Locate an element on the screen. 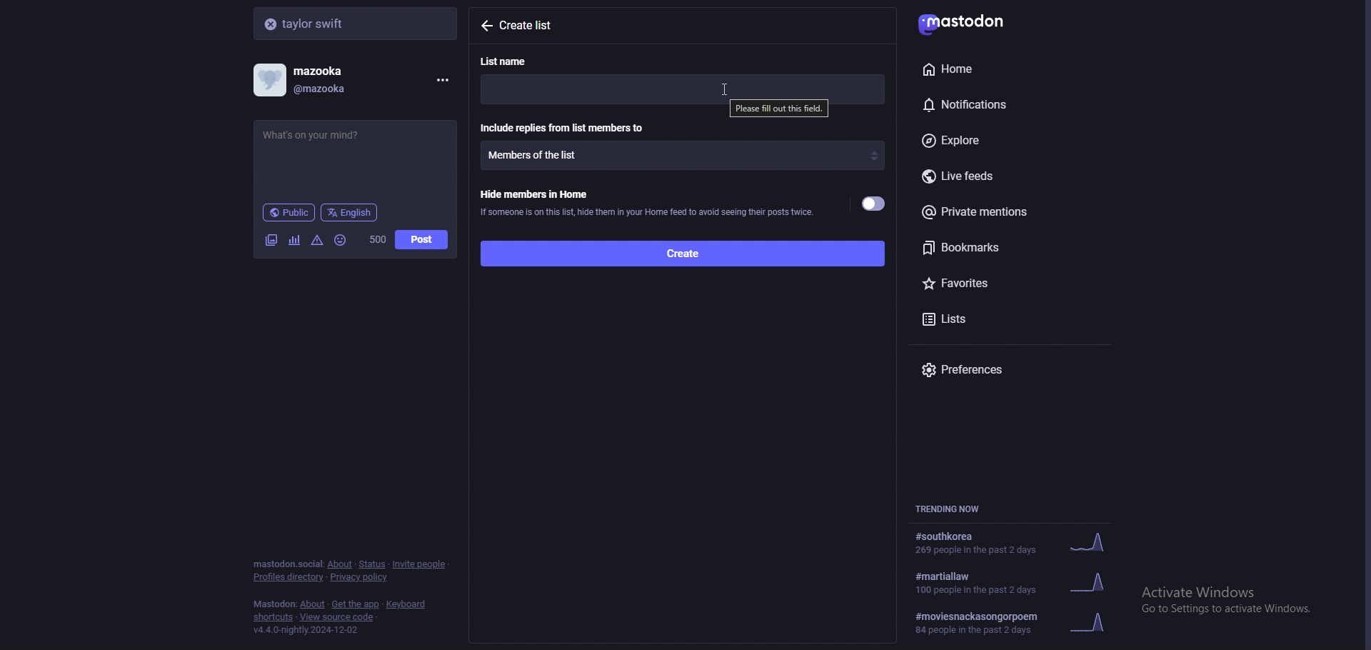 This screenshot has height=650, width=1371. trending now is located at coordinates (955, 509).